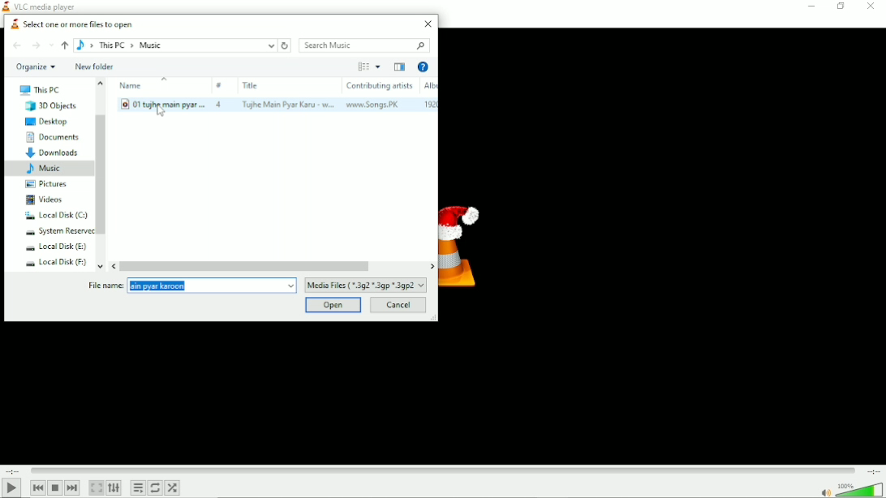  Describe the element at coordinates (363, 67) in the screenshot. I see `Change your view` at that location.